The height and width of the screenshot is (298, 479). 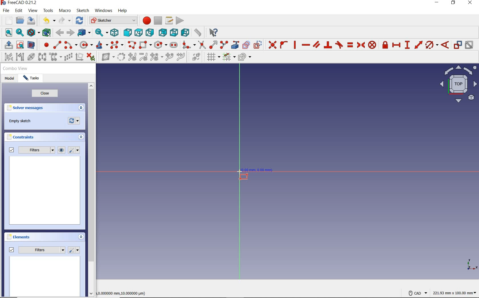 What do you see at coordinates (432, 45) in the screenshot?
I see `constraint arc/circle` at bounding box center [432, 45].